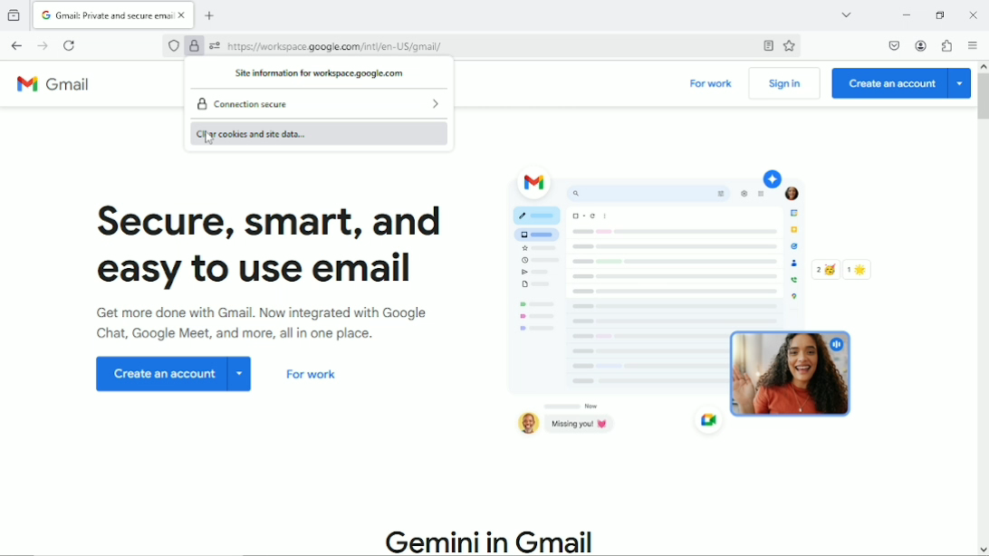  Describe the element at coordinates (213, 15) in the screenshot. I see `New tab` at that location.